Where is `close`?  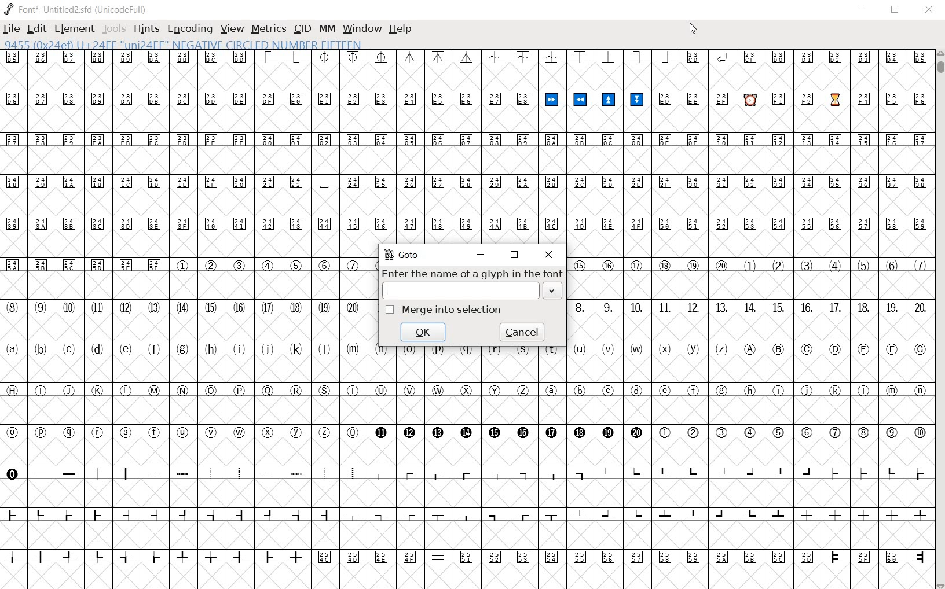 close is located at coordinates (549, 254).